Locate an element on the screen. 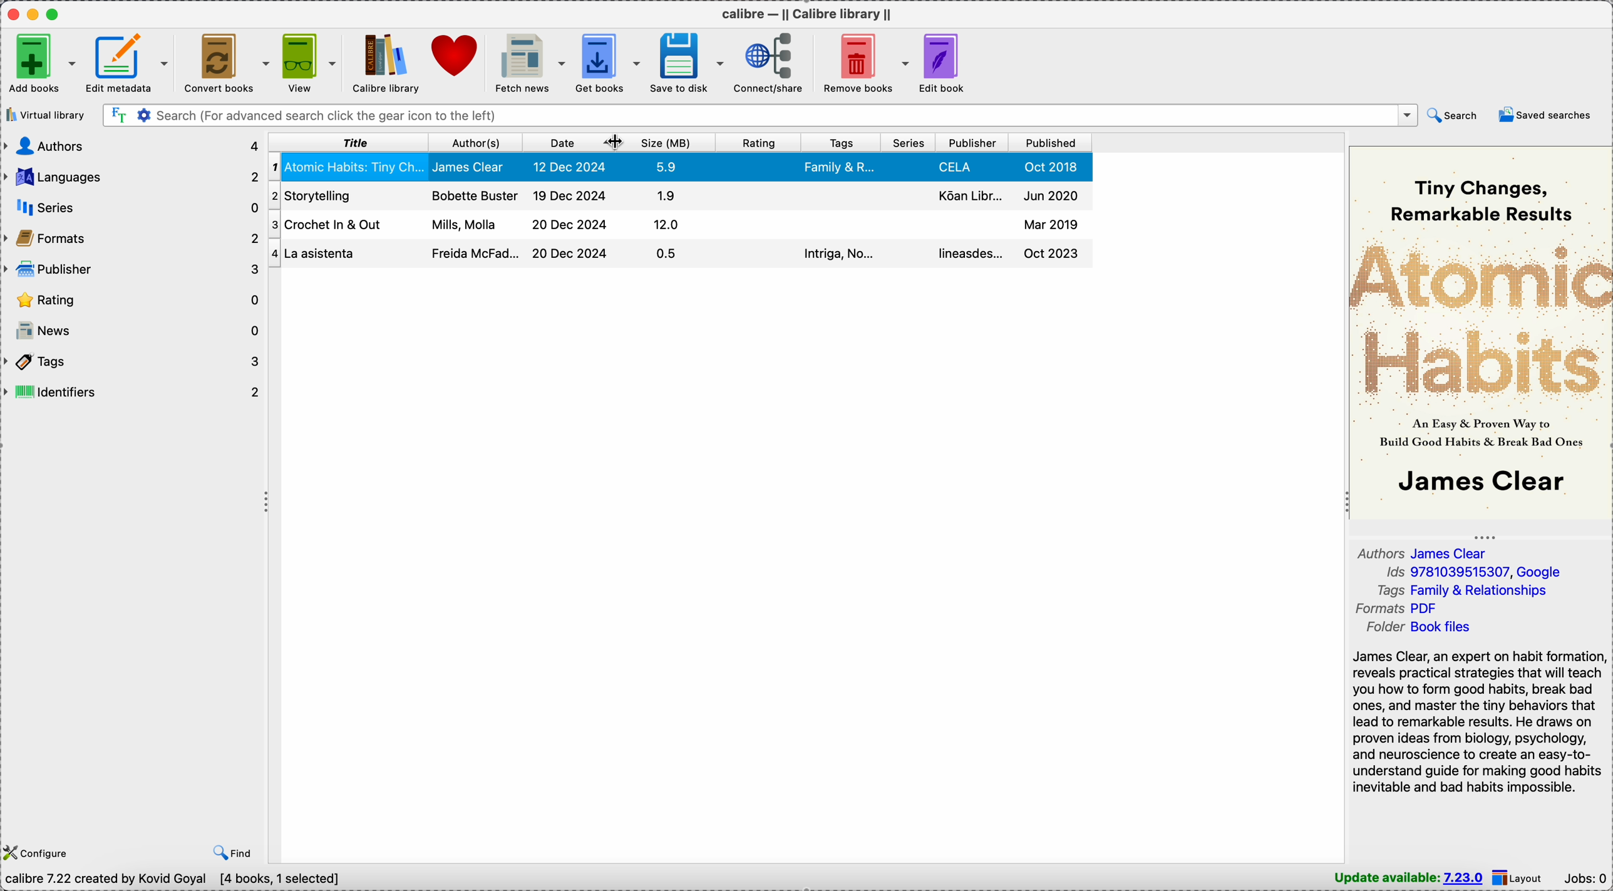 This screenshot has height=891, width=1613. Calibre library is located at coordinates (383, 62).